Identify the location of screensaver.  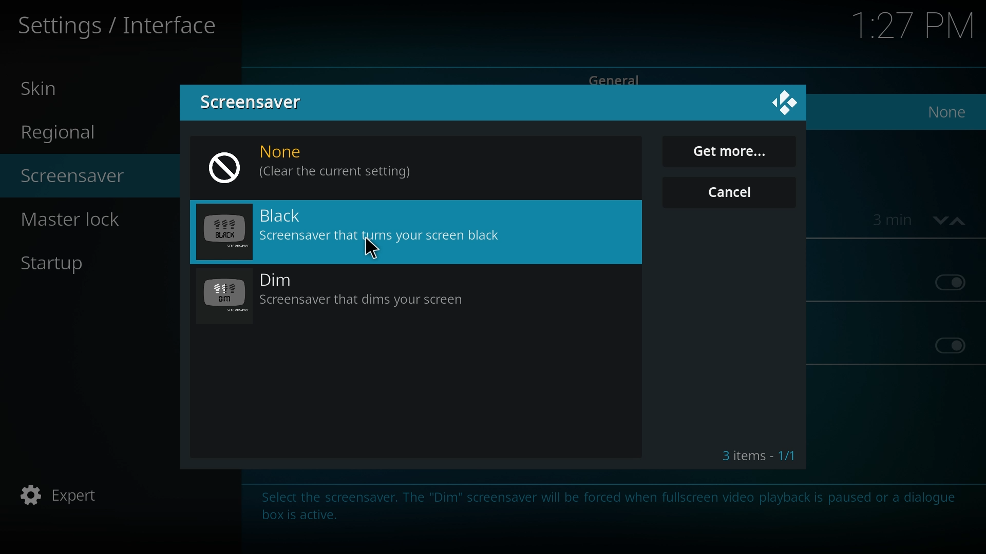
(87, 176).